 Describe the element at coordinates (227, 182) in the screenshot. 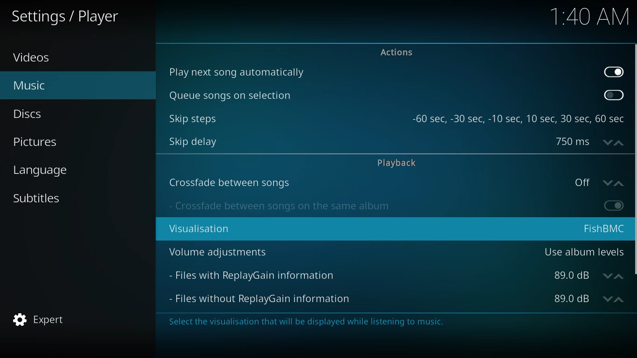

I see `crossfade between songs` at that location.